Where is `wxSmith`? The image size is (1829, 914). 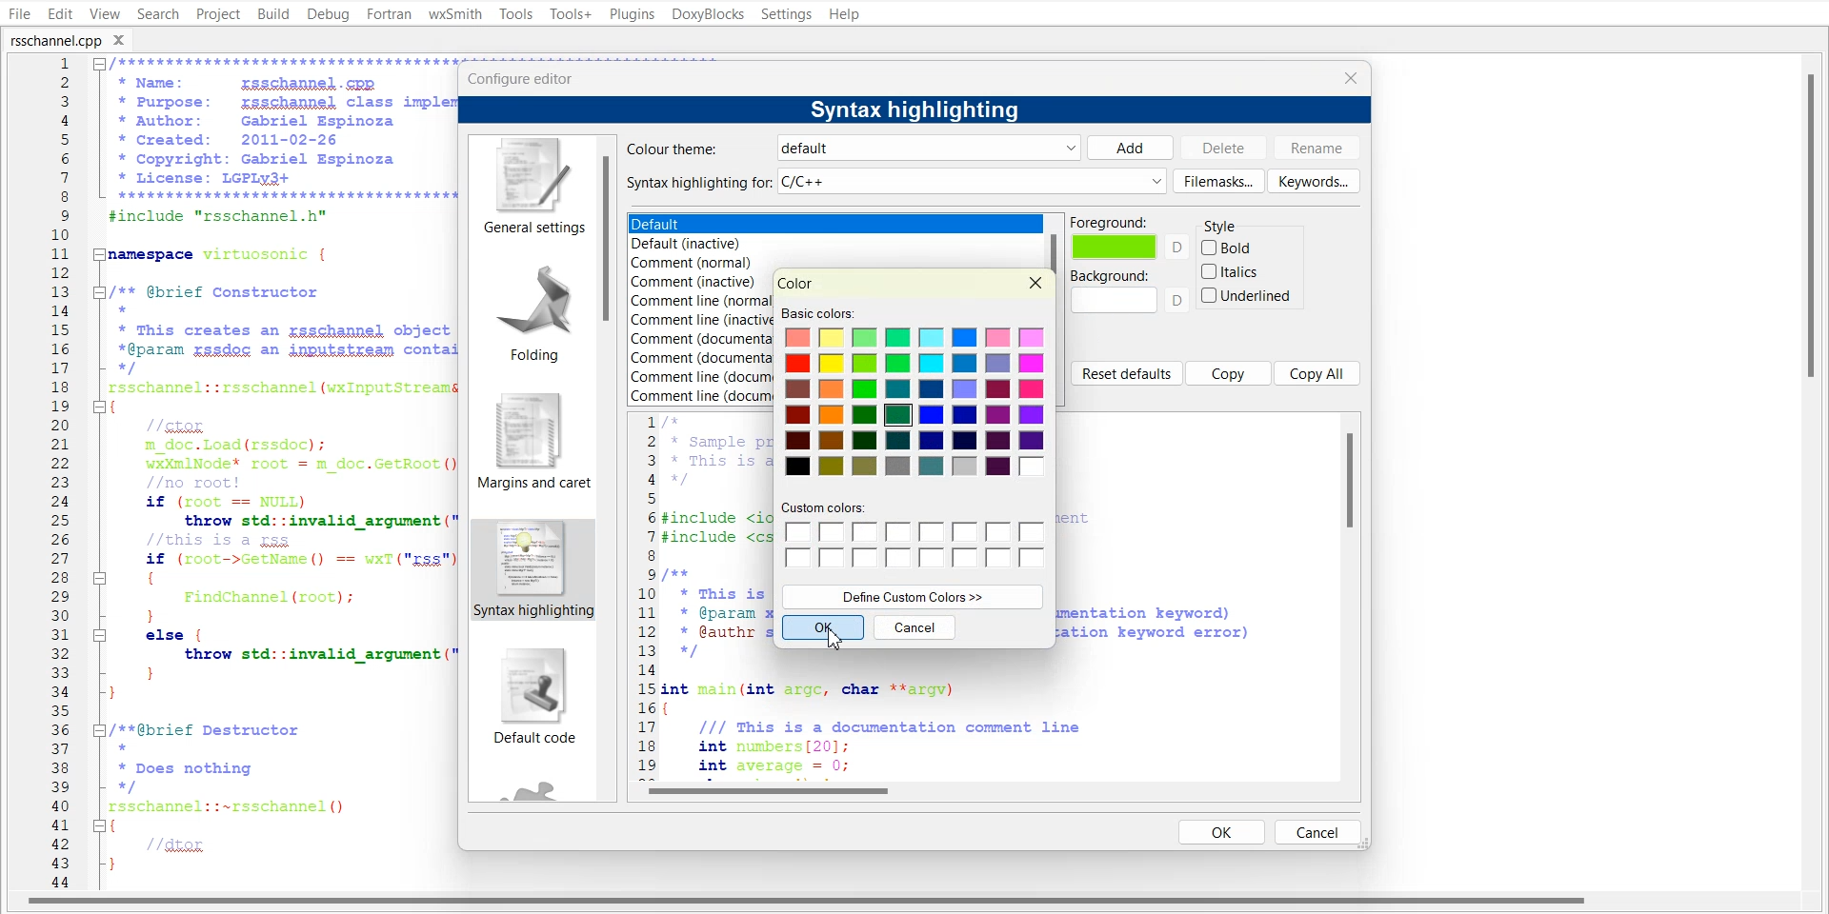 wxSmith is located at coordinates (454, 14).